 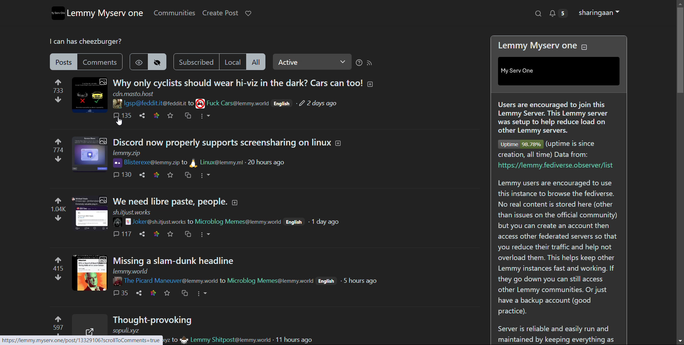 What do you see at coordinates (257, 62) in the screenshot?
I see `all` at bounding box center [257, 62].